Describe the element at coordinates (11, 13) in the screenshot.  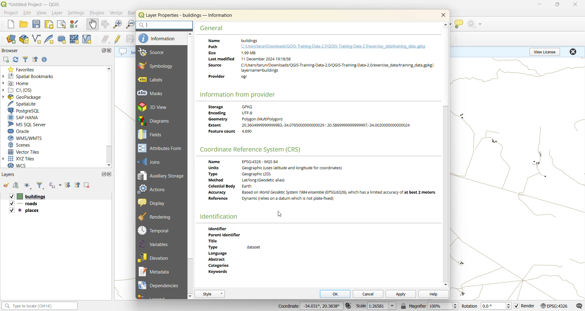
I see `file` at that location.